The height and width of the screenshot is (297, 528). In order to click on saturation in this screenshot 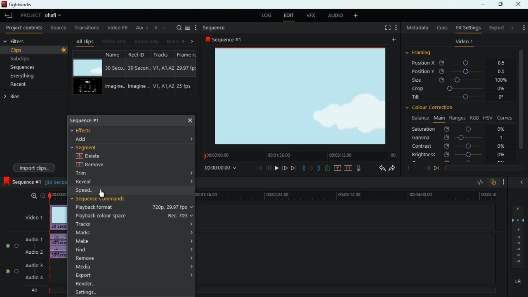, I will do `click(460, 128)`.